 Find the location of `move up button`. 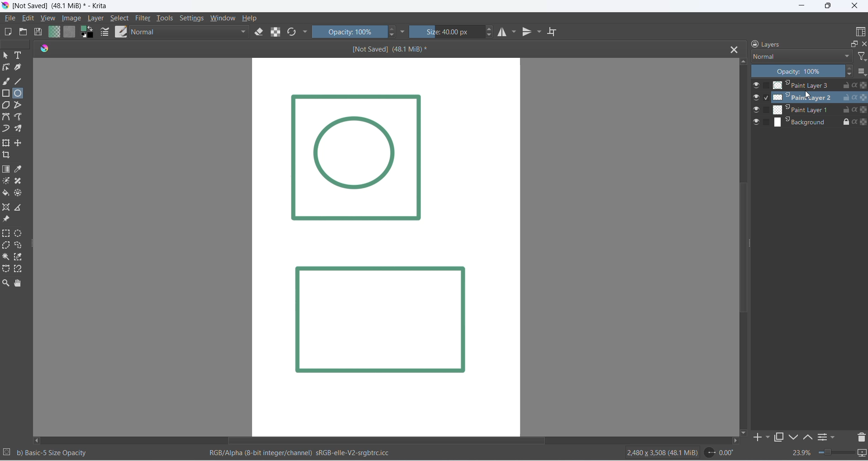

move up button is located at coordinates (743, 62).